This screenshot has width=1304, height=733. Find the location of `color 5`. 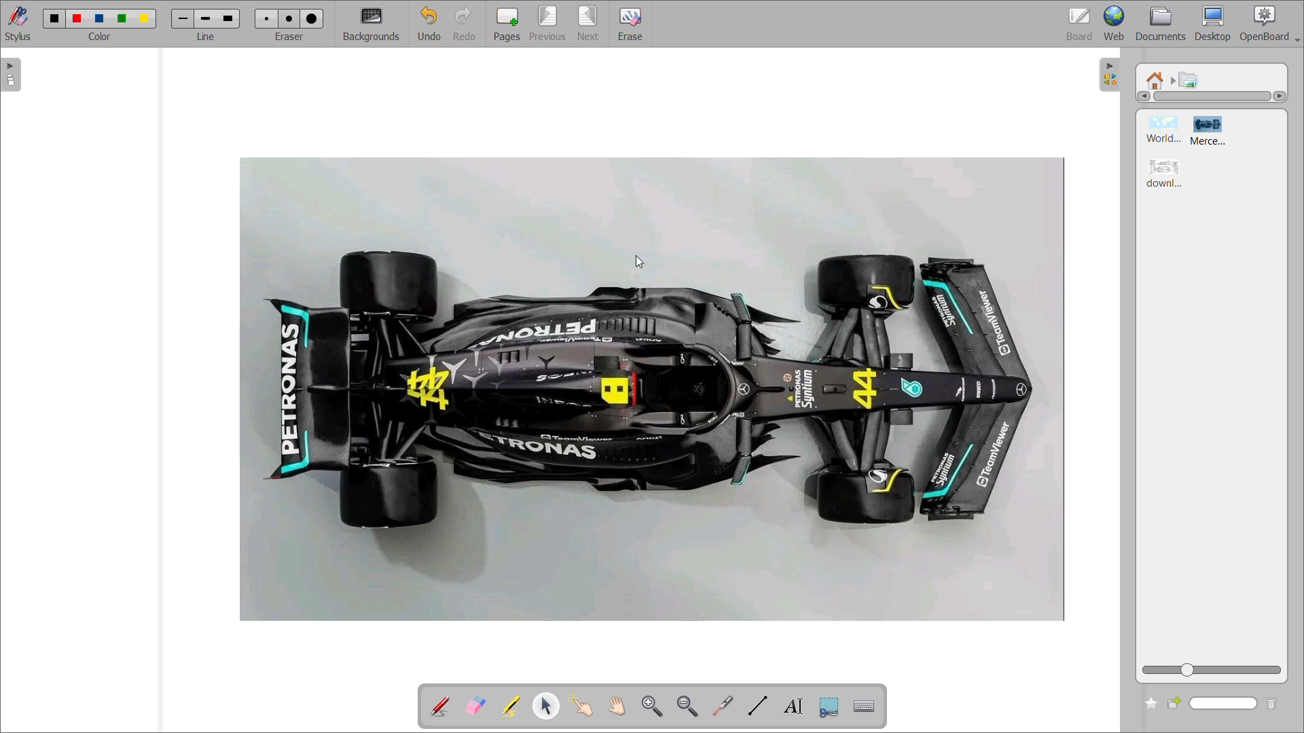

color 5 is located at coordinates (146, 18).